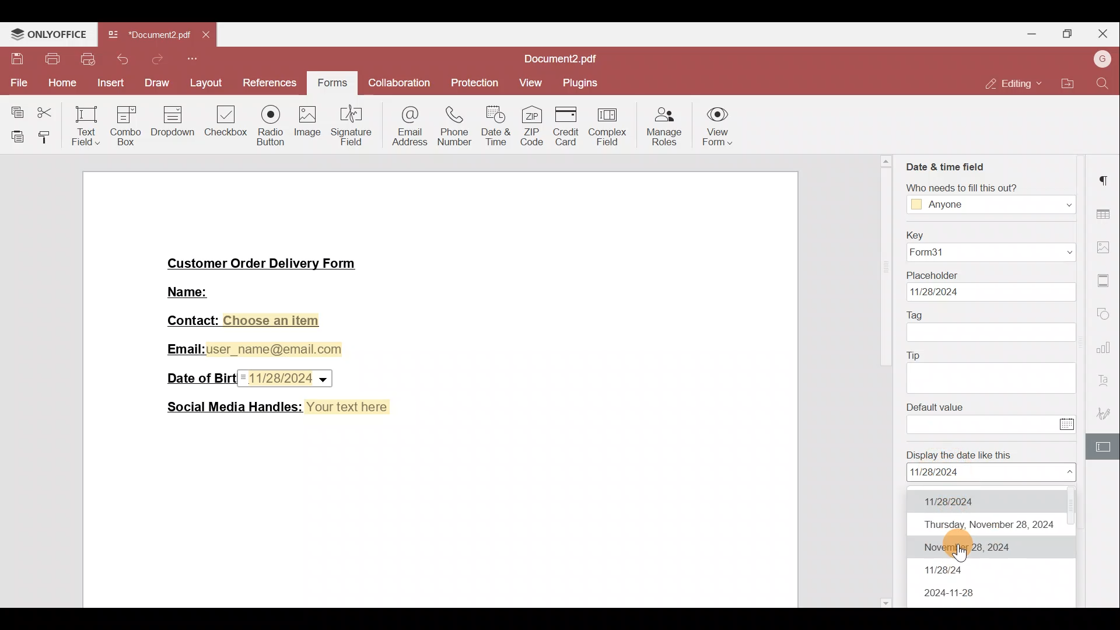 The image size is (1120, 630). Describe the element at coordinates (1105, 281) in the screenshot. I see `More settings` at that location.